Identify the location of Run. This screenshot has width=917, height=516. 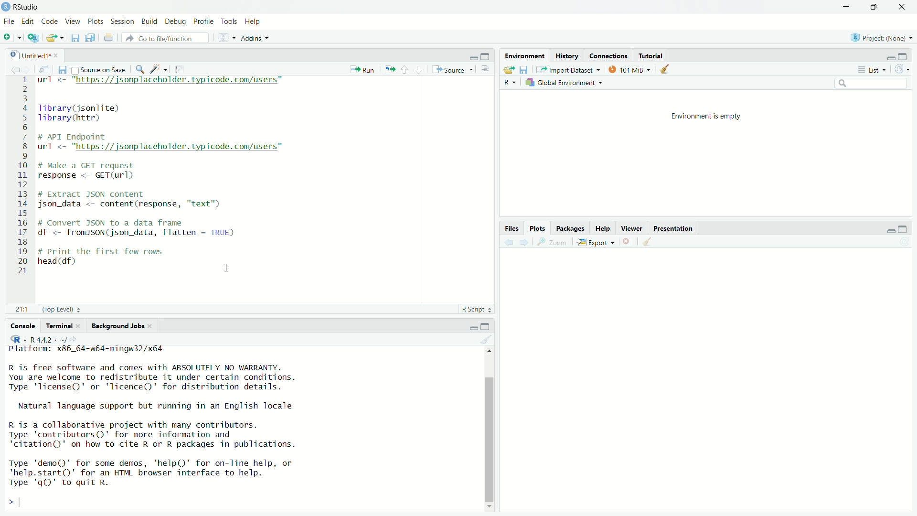
(363, 68).